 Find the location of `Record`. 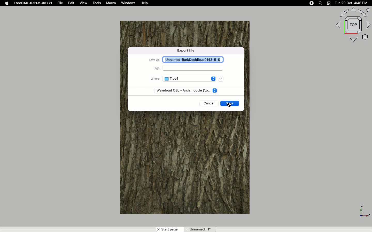

Record is located at coordinates (310, 3).